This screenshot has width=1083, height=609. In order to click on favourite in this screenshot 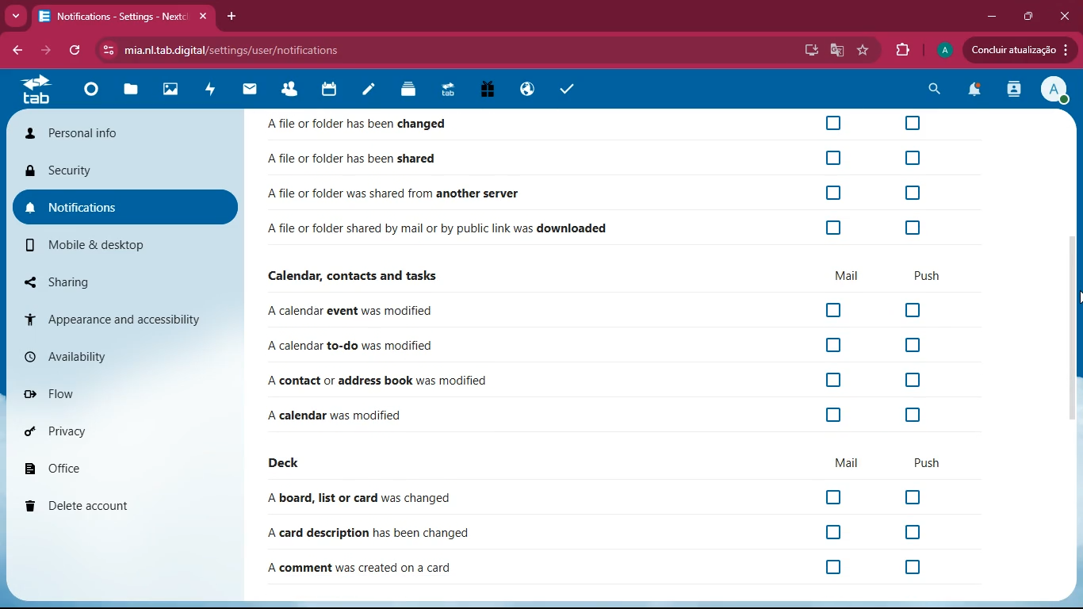, I will do `click(863, 50)`.